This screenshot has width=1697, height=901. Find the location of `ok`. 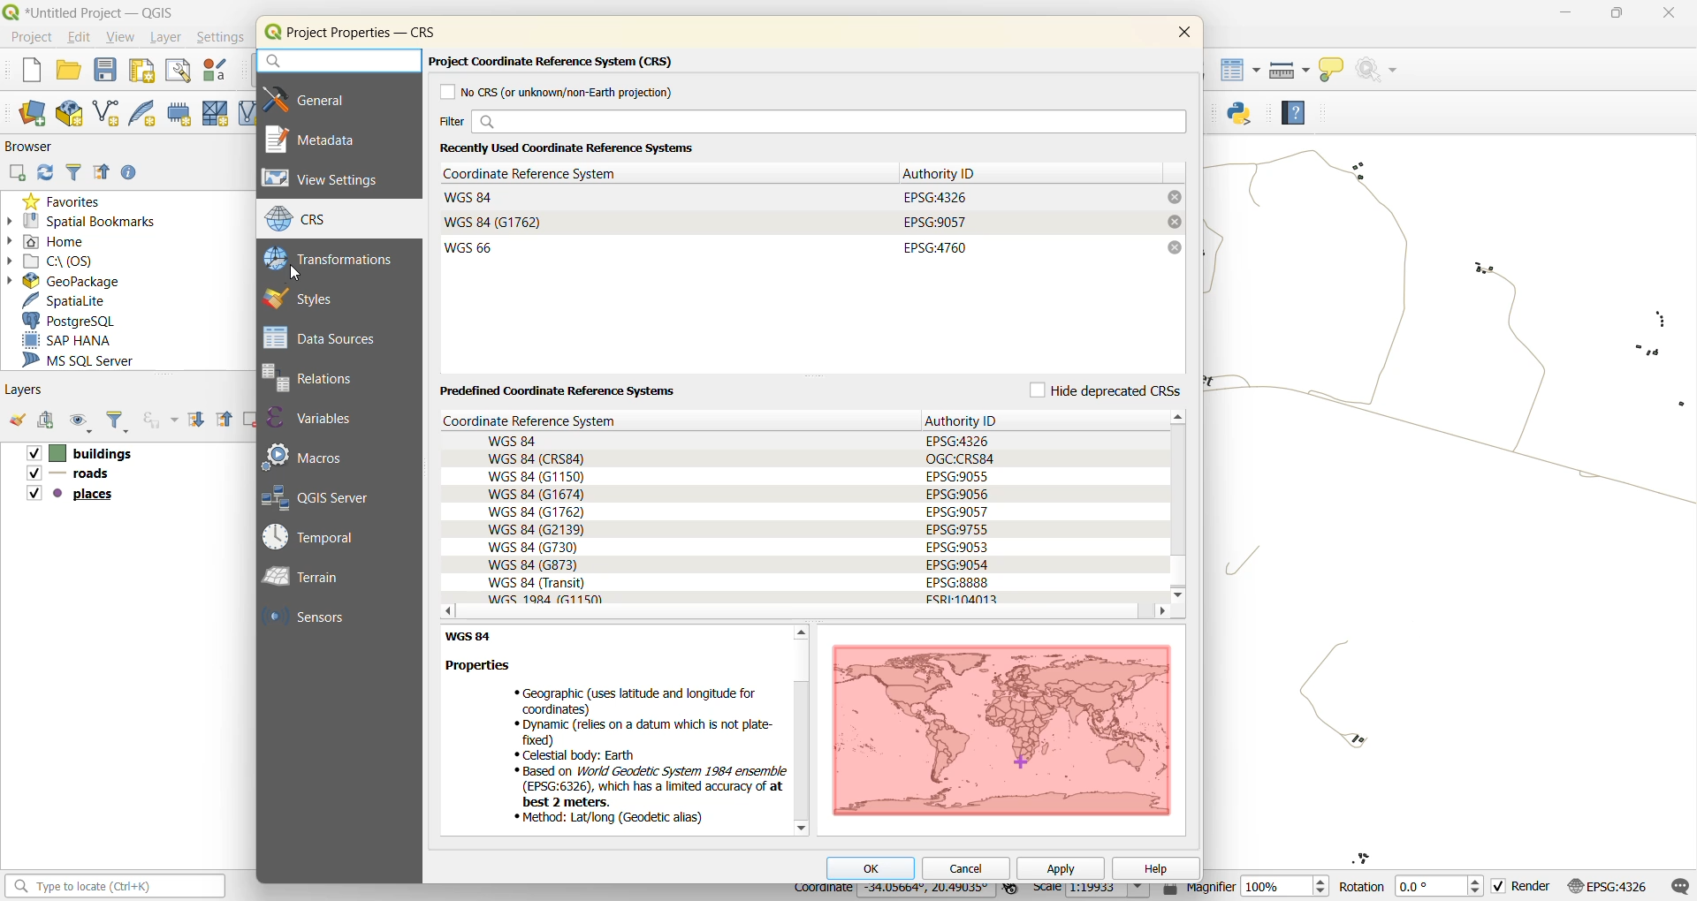

ok is located at coordinates (871, 867).